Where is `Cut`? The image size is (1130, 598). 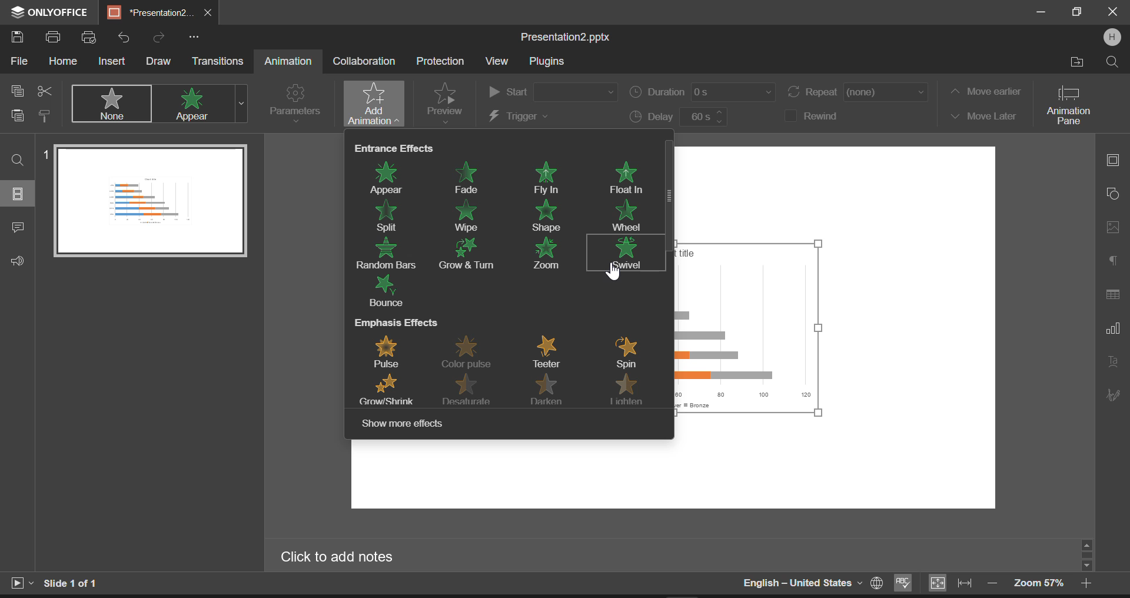 Cut is located at coordinates (45, 89).